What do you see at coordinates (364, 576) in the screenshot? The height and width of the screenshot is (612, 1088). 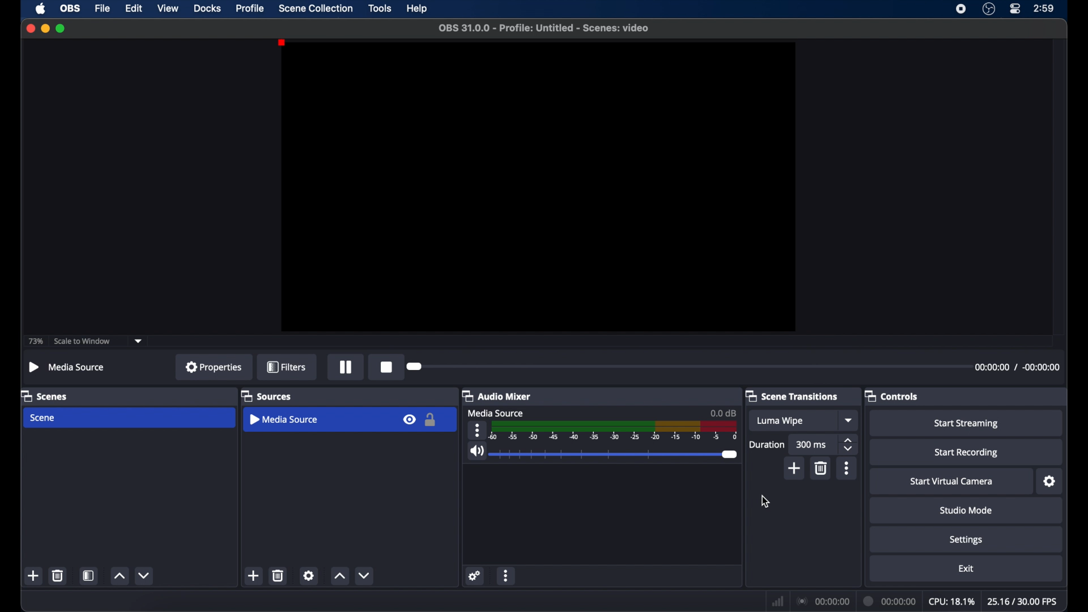 I see `decrement` at bounding box center [364, 576].